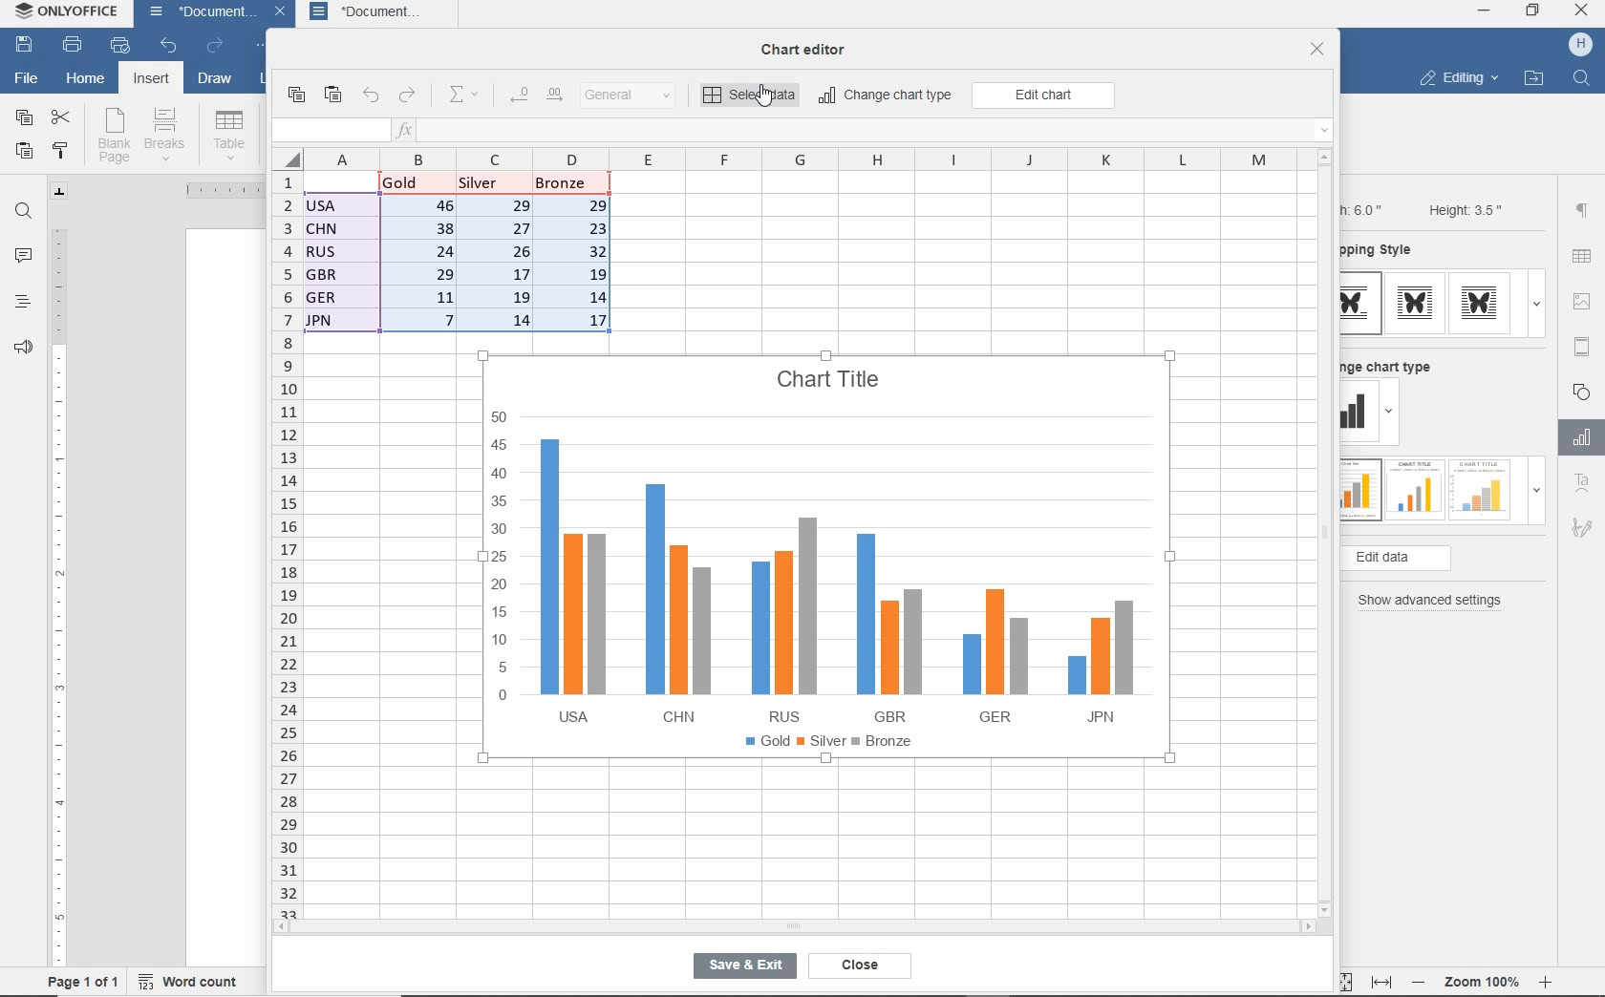  Describe the element at coordinates (786, 159) in the screenshot. I see `columns` at that location.